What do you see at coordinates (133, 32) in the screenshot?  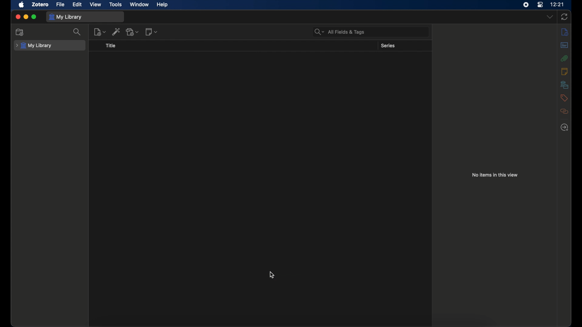 I see `add attachments` at bounding box center [133, 32].